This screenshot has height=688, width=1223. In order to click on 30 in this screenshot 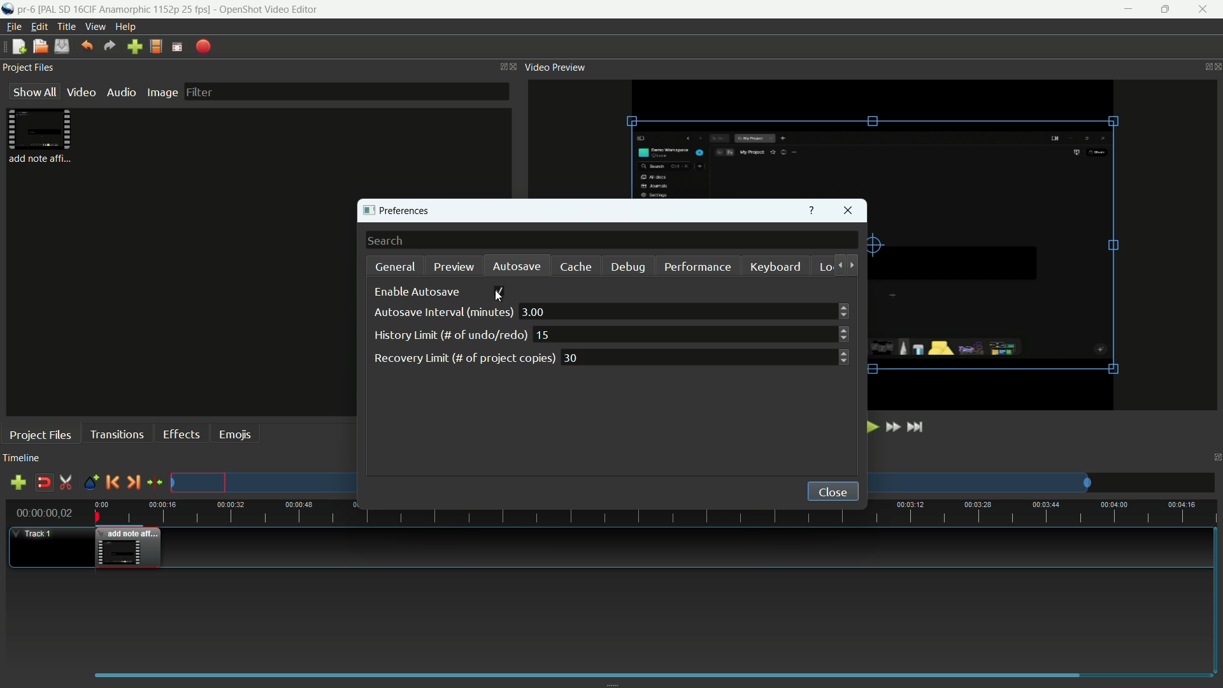, I will do `click(705, 357)`.